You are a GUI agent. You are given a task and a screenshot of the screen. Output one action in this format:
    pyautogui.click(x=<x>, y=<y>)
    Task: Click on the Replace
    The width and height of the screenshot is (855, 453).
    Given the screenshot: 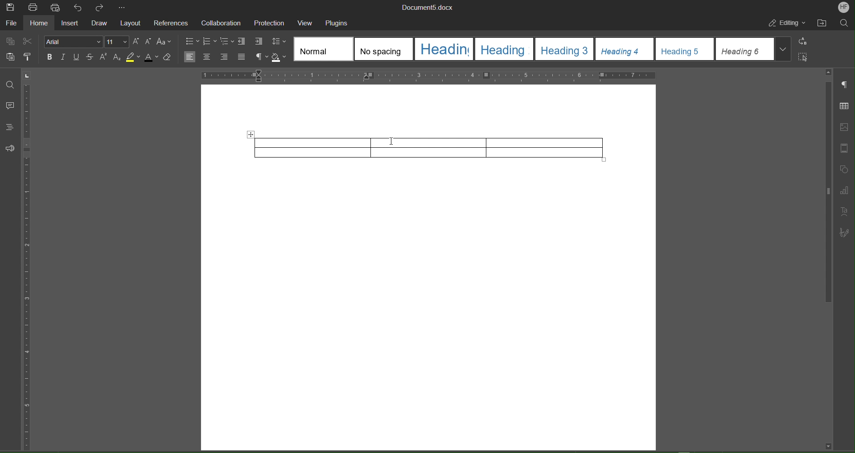 What is the action you would take?
    pyautogui.click(x=806, y=41)
    